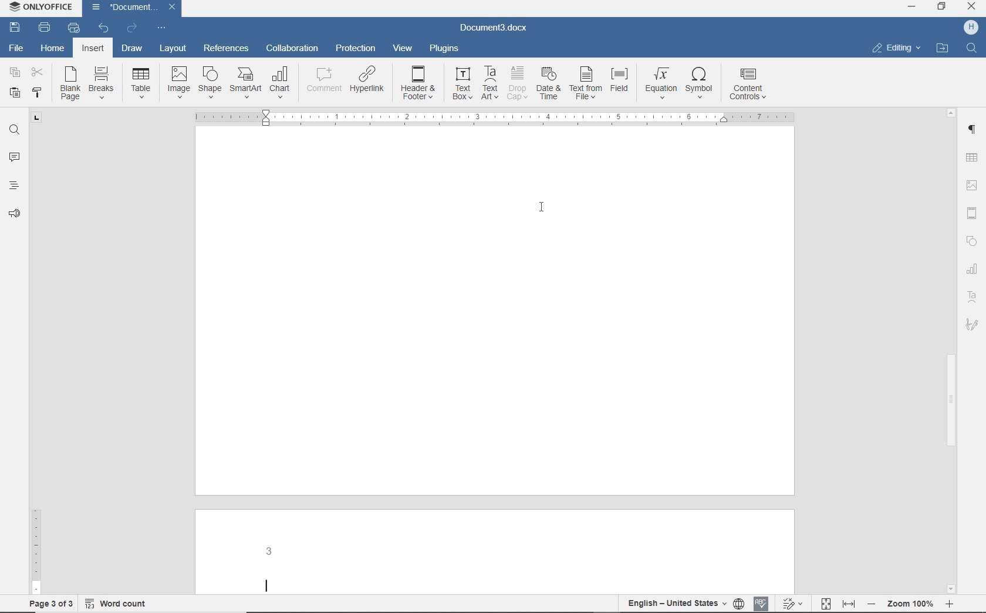 This screenshot has height=613, width=986. I want to click on OPEN FILE LOCATION, so click(943, 49).